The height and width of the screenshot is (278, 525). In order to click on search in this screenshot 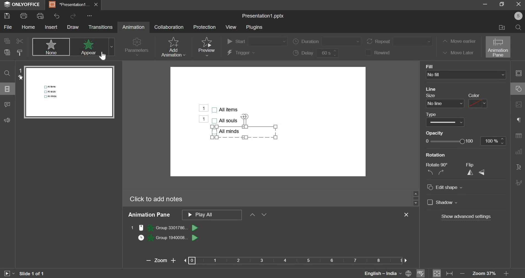, I will do `click(518, 27)`.